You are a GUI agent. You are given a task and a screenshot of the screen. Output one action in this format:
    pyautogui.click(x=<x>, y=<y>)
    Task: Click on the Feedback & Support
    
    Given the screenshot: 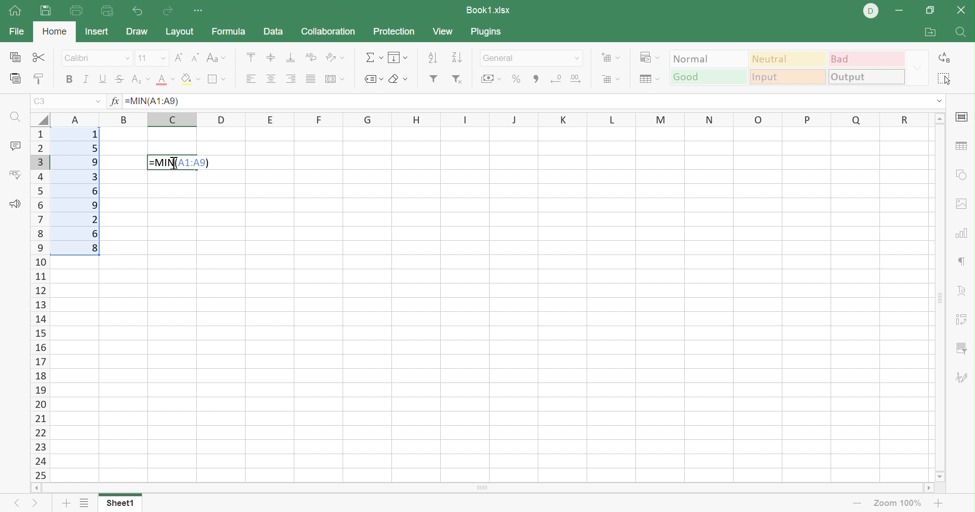 What is the action you would take?
    pyautogui.click(x=14, y=203)
    